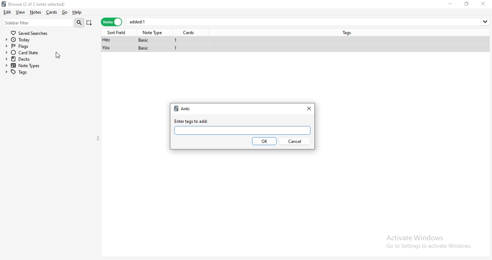 The width and height of the screenshot is (492, 260). Describe the element at coordinates (31, 32) in the screenshot. I see `saves searches` at that location.